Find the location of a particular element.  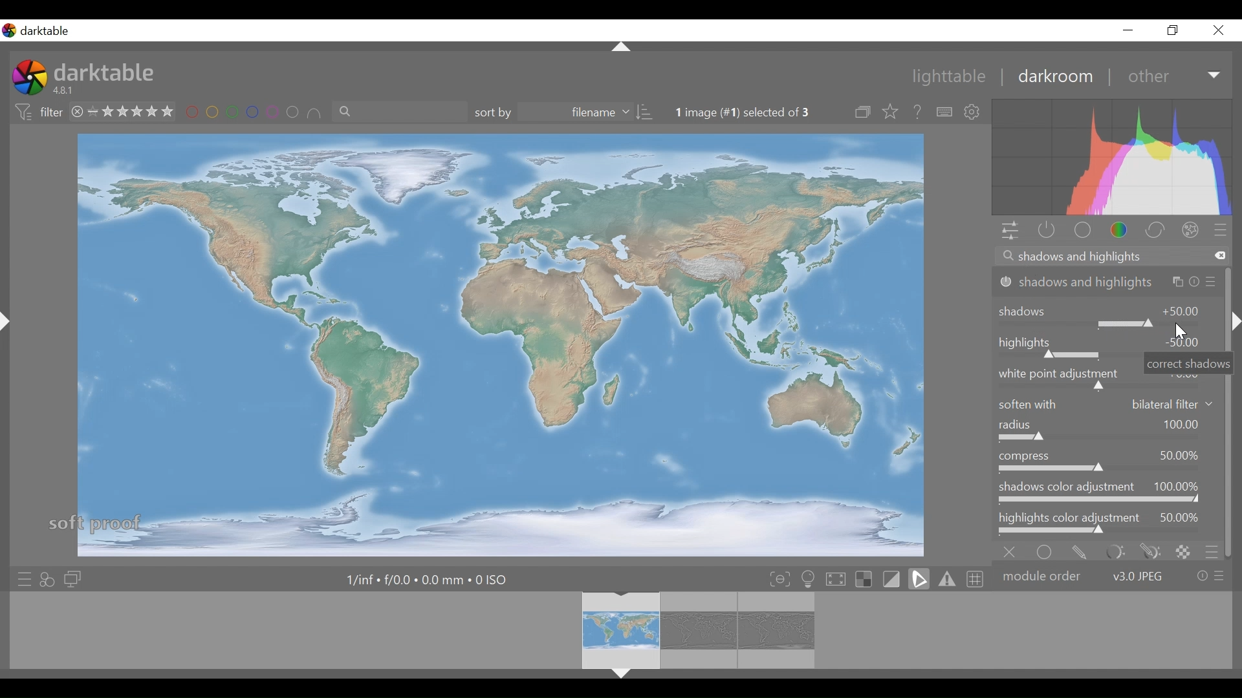

quick access presets is located at coordinates (21, 577).